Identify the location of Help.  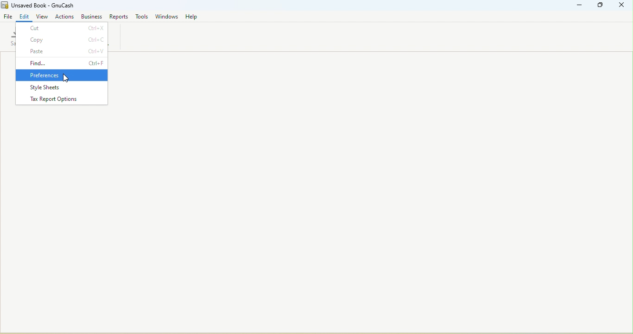
(192, 16).